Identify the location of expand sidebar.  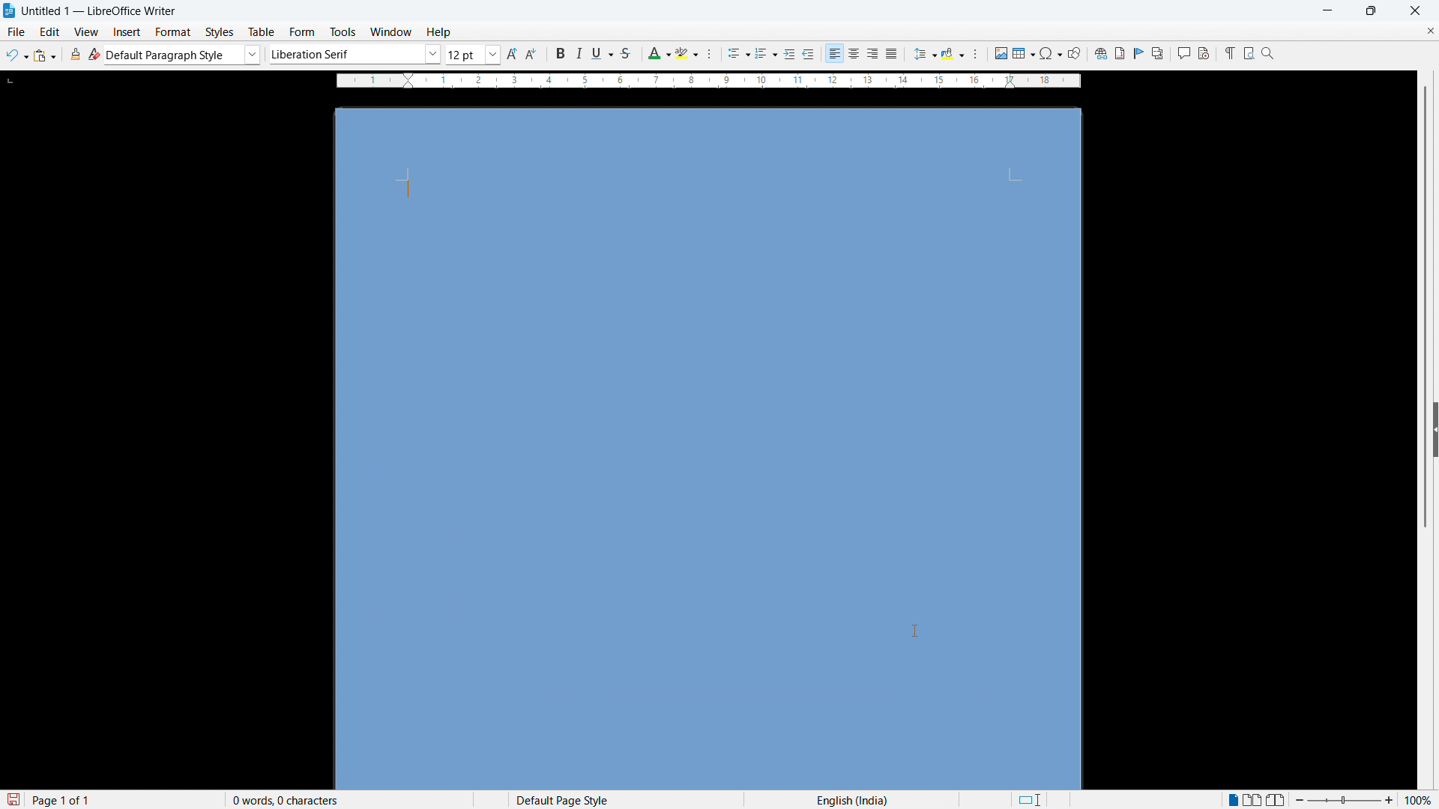
(1435, 426).